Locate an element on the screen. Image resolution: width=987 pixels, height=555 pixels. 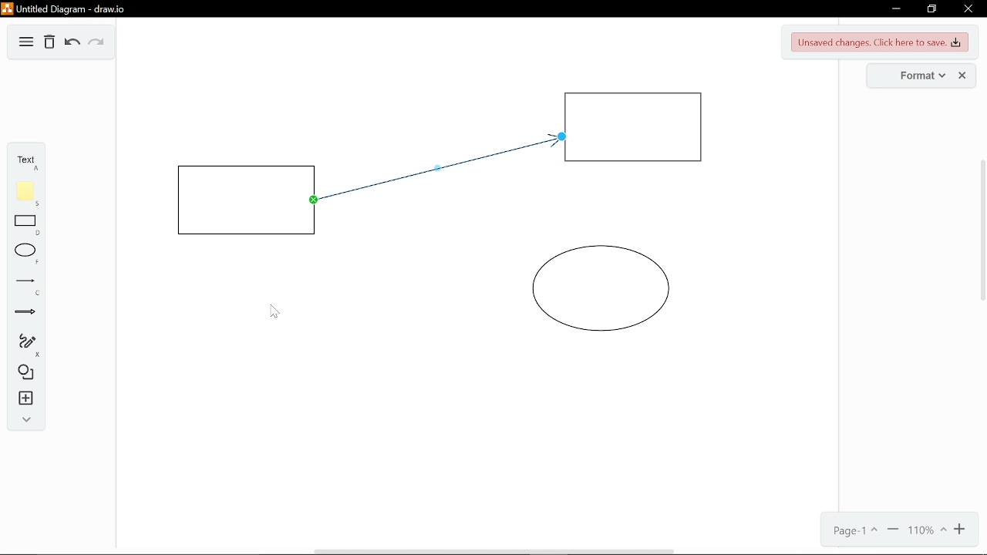
Arrow is located at coordinates (25, 313).